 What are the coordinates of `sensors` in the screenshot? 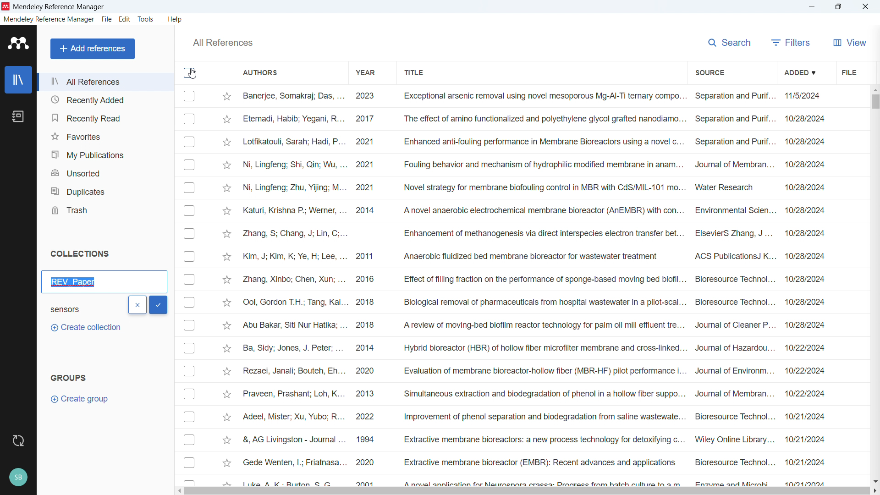 It's located at (74, 308).